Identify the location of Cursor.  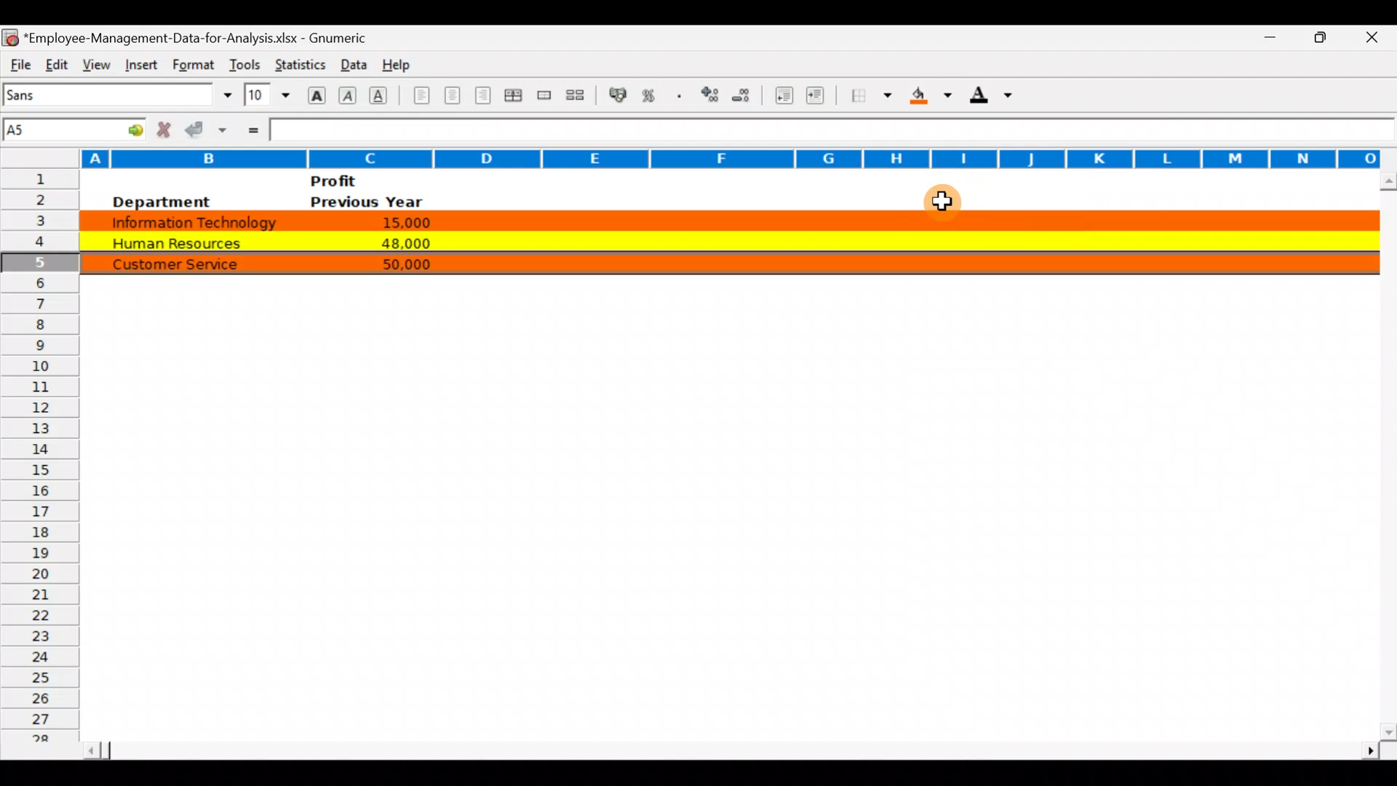
(946, 206).